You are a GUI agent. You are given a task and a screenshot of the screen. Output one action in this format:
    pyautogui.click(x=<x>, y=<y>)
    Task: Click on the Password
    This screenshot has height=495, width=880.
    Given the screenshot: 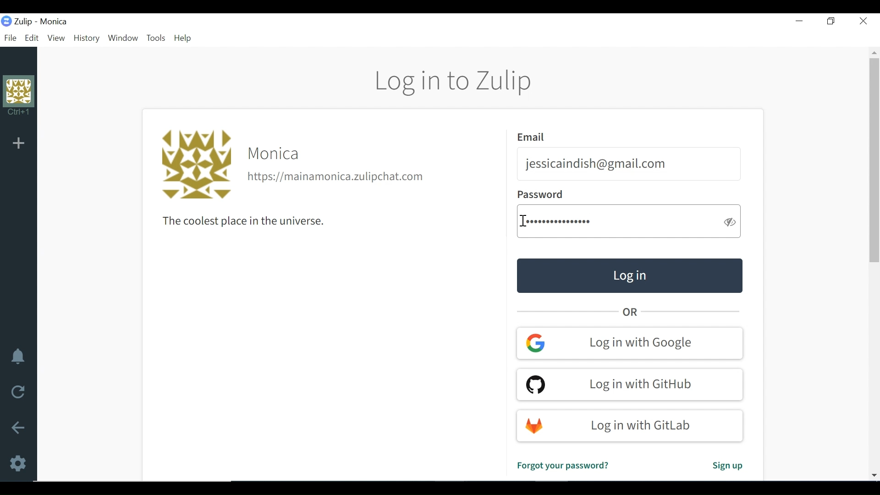 What is the action you would take?
    pyautogui.click(x=540, y=195)
    